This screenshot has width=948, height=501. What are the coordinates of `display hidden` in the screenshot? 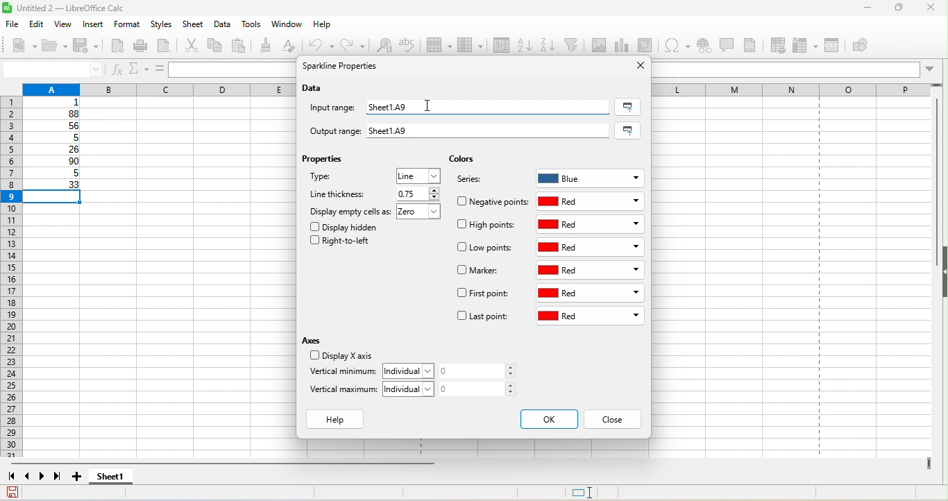 It's located at (347, 226).